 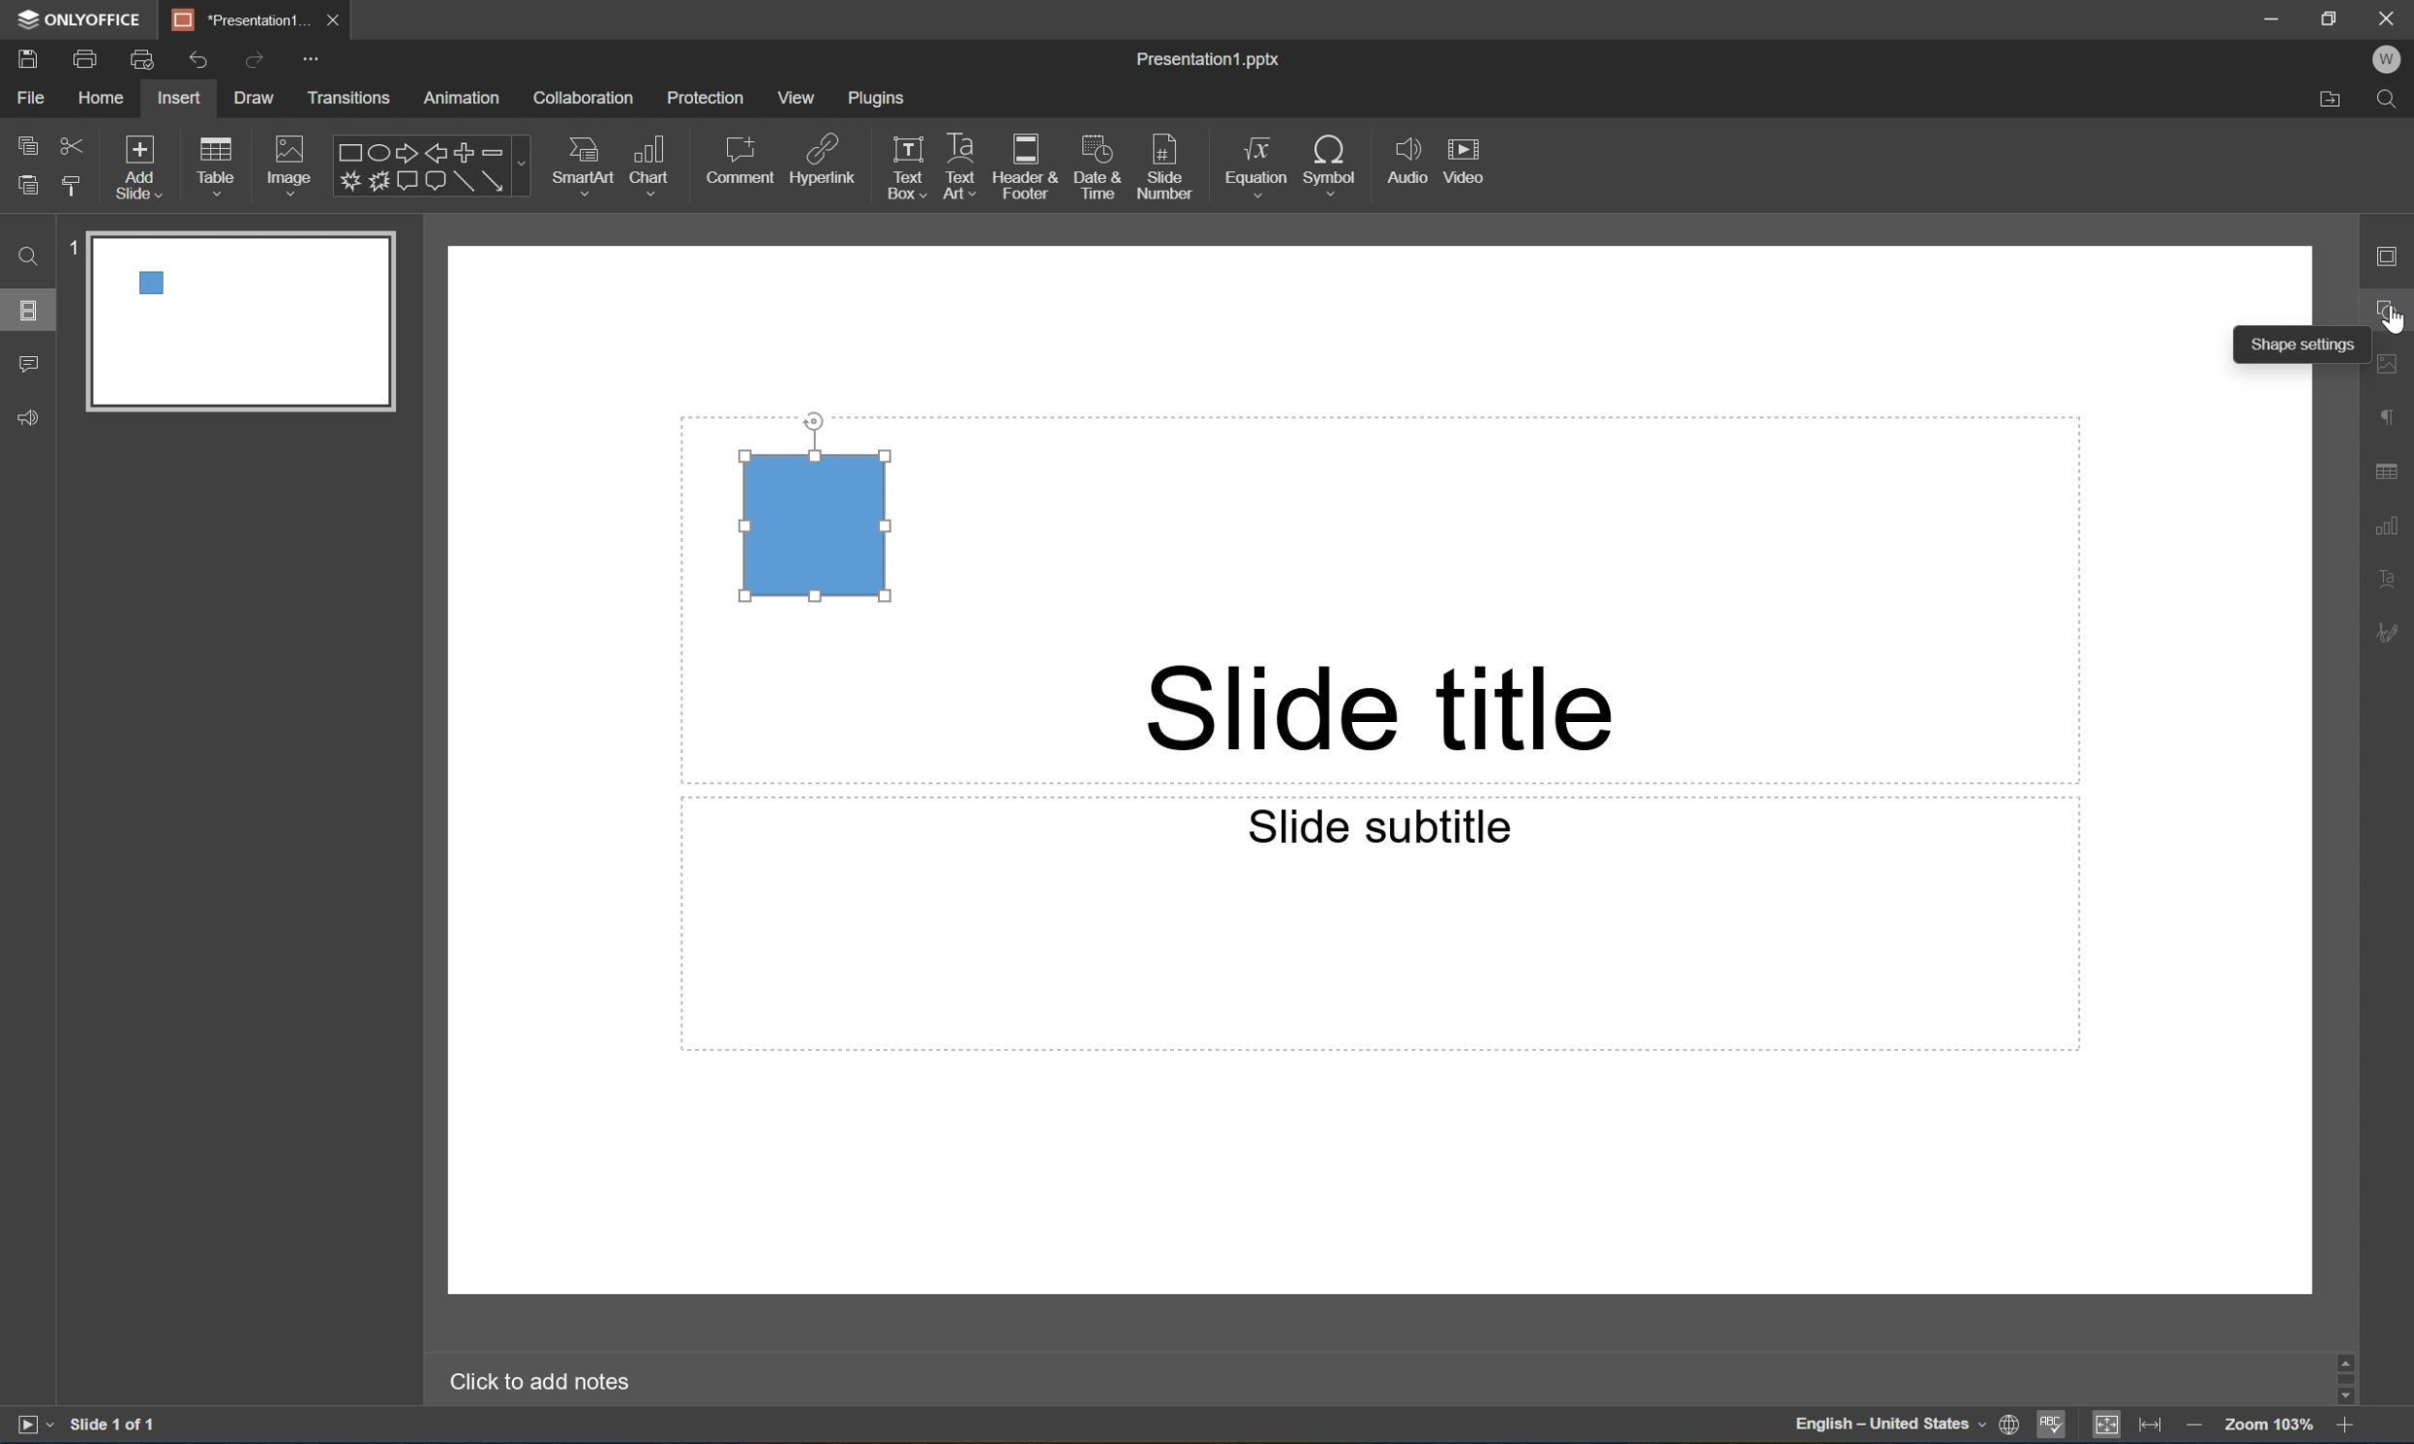 What do you see at coordinates (2346, 1396) in the screenshot?
I see `Scroll Down` at bounding box center [2346, 1396].